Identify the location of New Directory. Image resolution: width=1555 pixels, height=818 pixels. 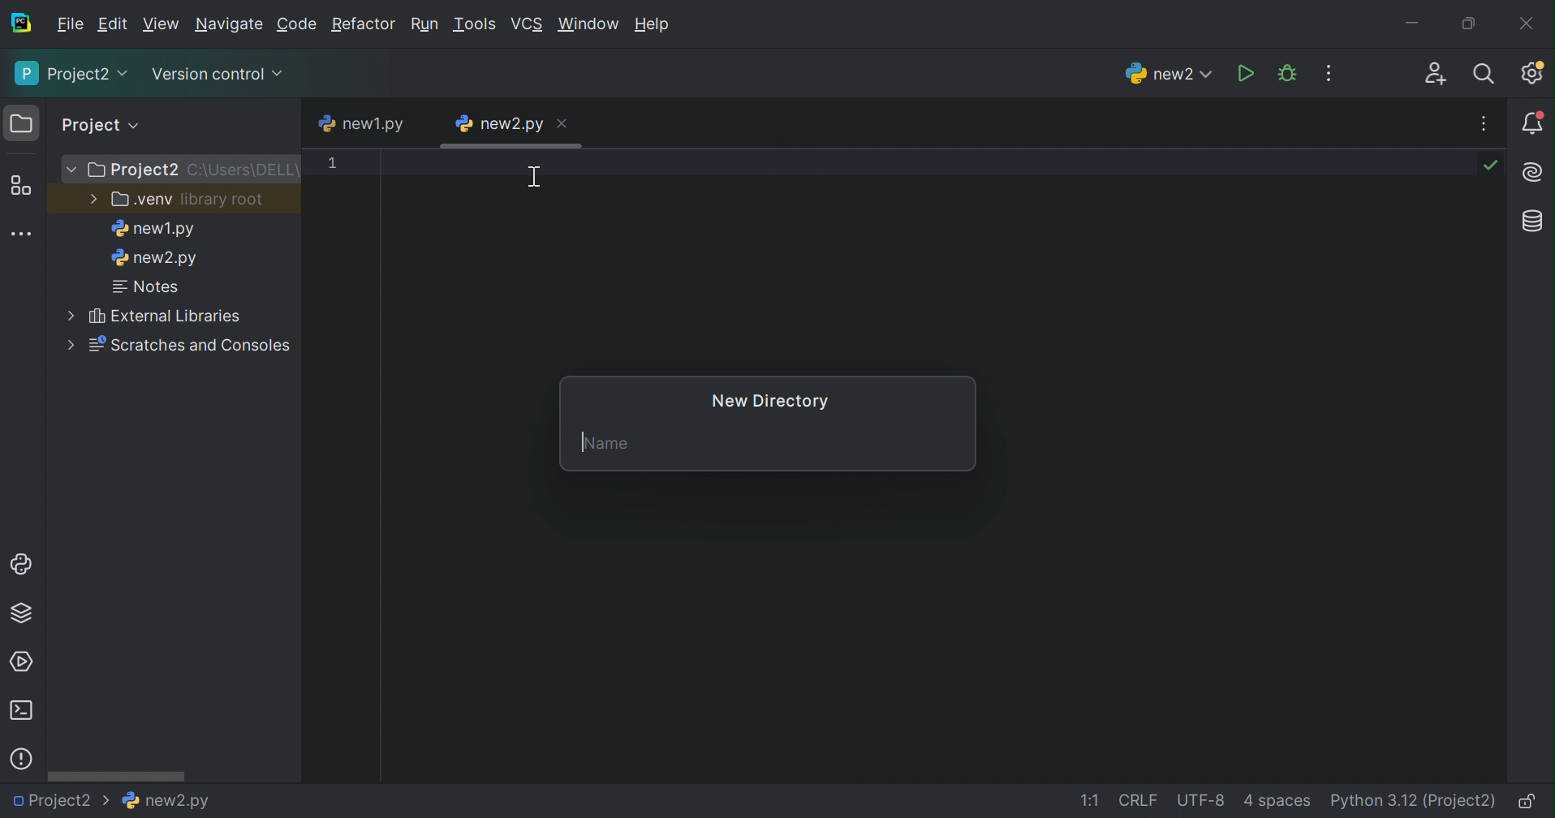
(769, 402).